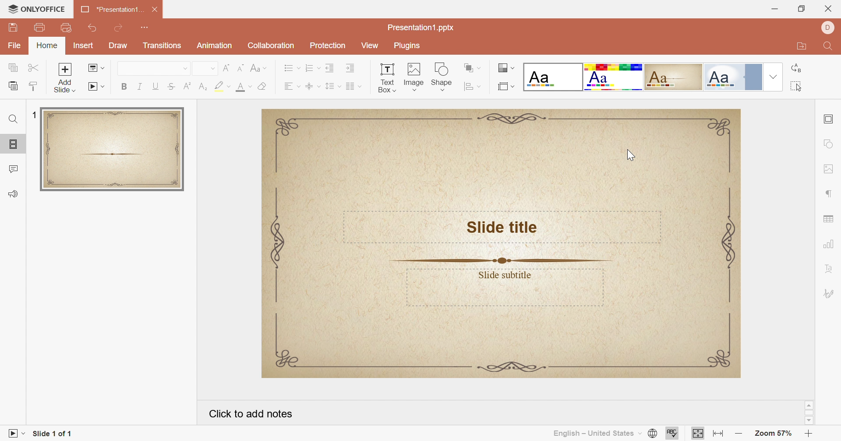 The width and height of the screenshot is (841, 441). What do you see at coordinates (13, 119) in the screenshot?
I see `Find` at bounding box center [13, 119].